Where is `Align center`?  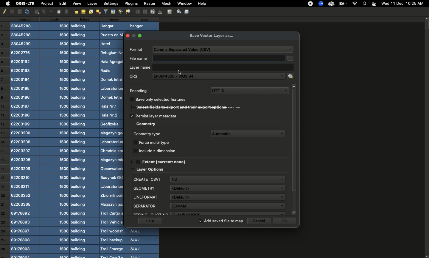 Align center is located at coordinates (83, 12).